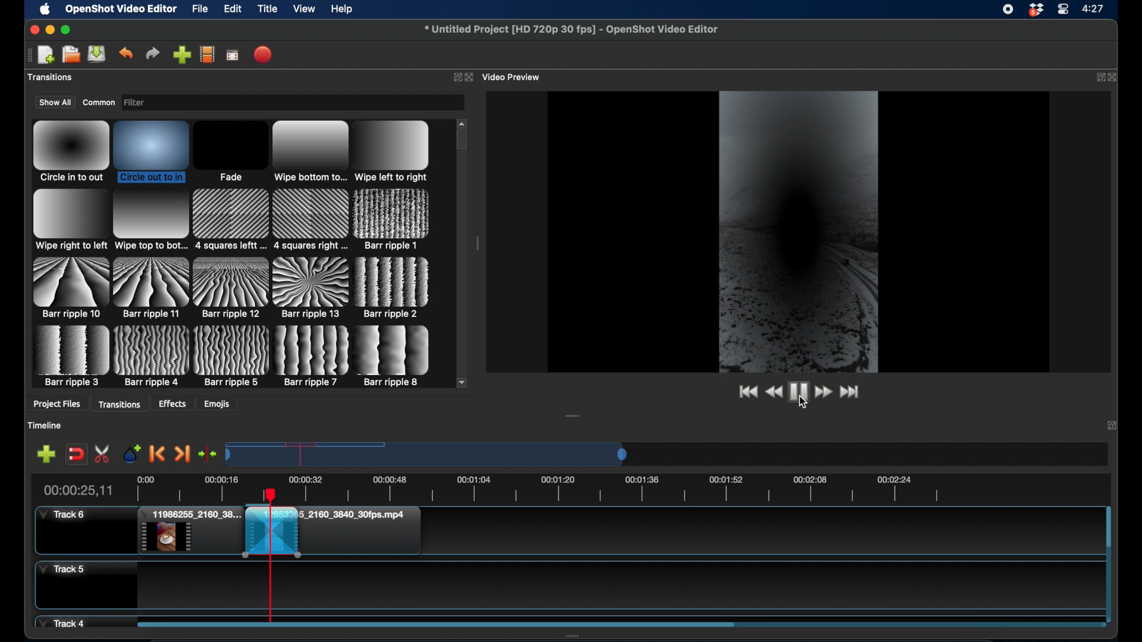 This screenshot has height=642, width=1142. Describe the element at coordinates (312, 356) in the screenshot. I see `transition` at that location.